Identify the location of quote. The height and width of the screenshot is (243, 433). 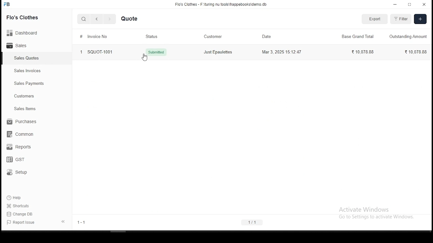
(138, 19).